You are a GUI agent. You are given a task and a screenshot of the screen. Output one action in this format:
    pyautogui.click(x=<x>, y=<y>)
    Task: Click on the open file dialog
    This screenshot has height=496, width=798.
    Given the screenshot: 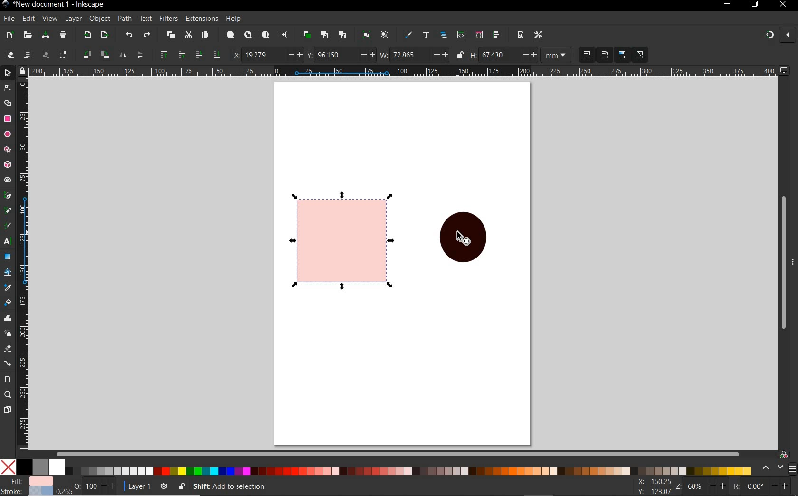 What is the action you would take?
    pyautogui.click(x=28, y=36)
    